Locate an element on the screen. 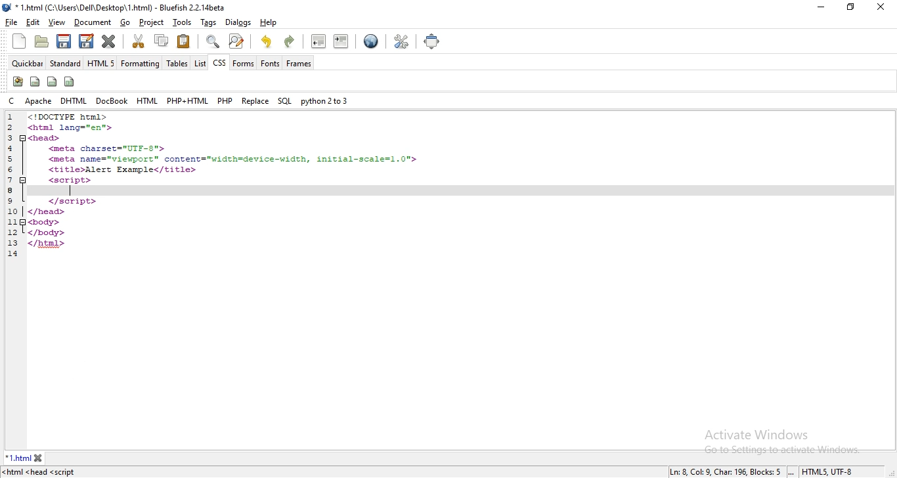 The width and height of the screenshot is (897, 478). html is located at coordinates (144, 100).